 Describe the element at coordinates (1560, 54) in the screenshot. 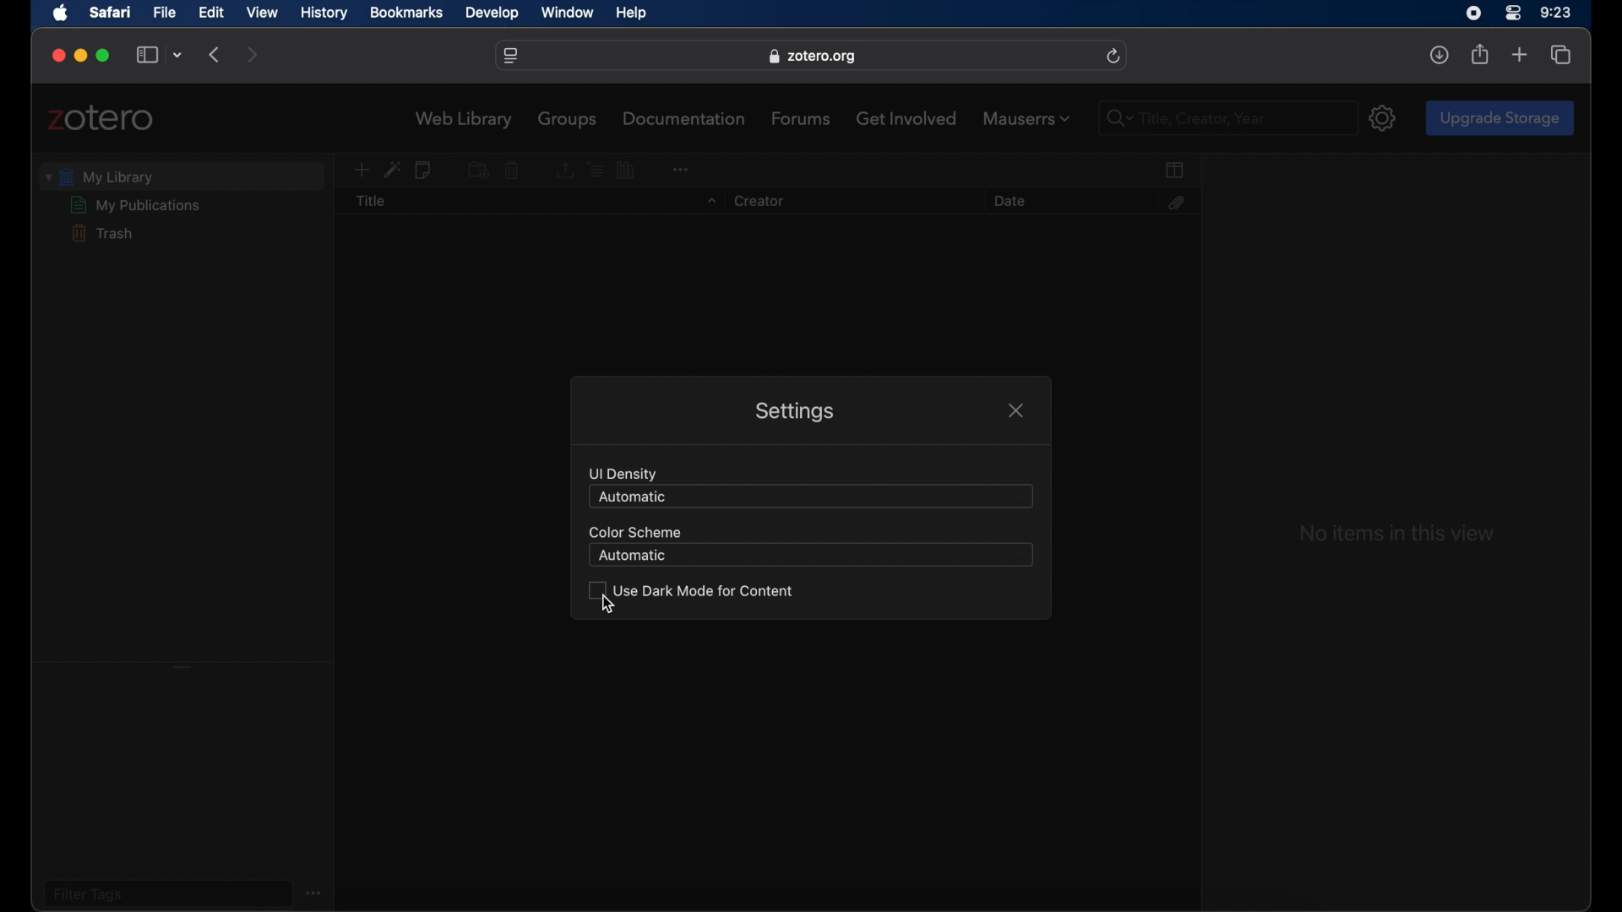

I see `show tab overview` at that location.